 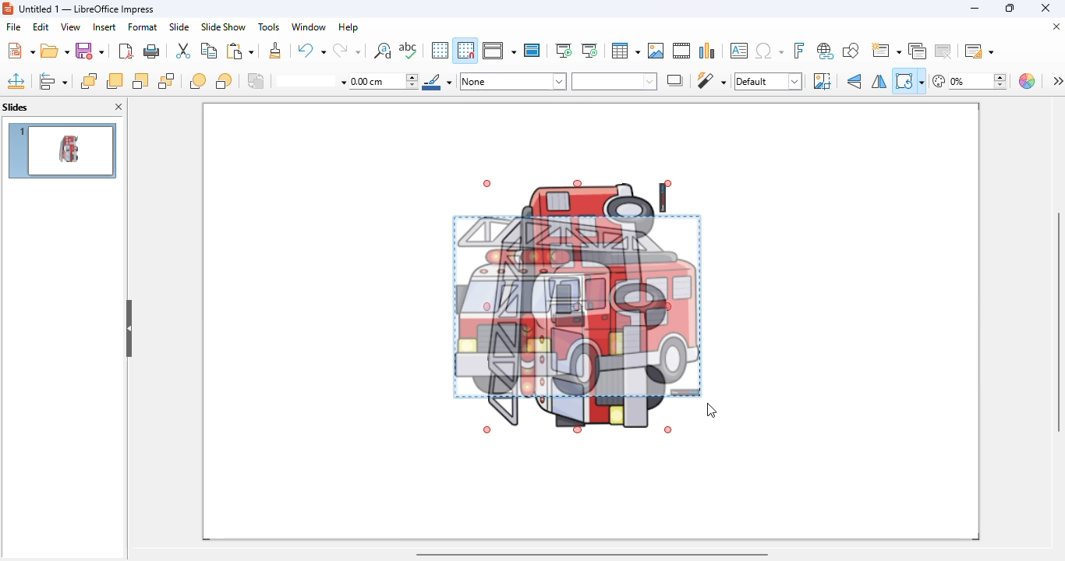 What do you see at coordinates (879, 82) in the screenshot?
I see `horizontally` at bounding box center [879, 82].